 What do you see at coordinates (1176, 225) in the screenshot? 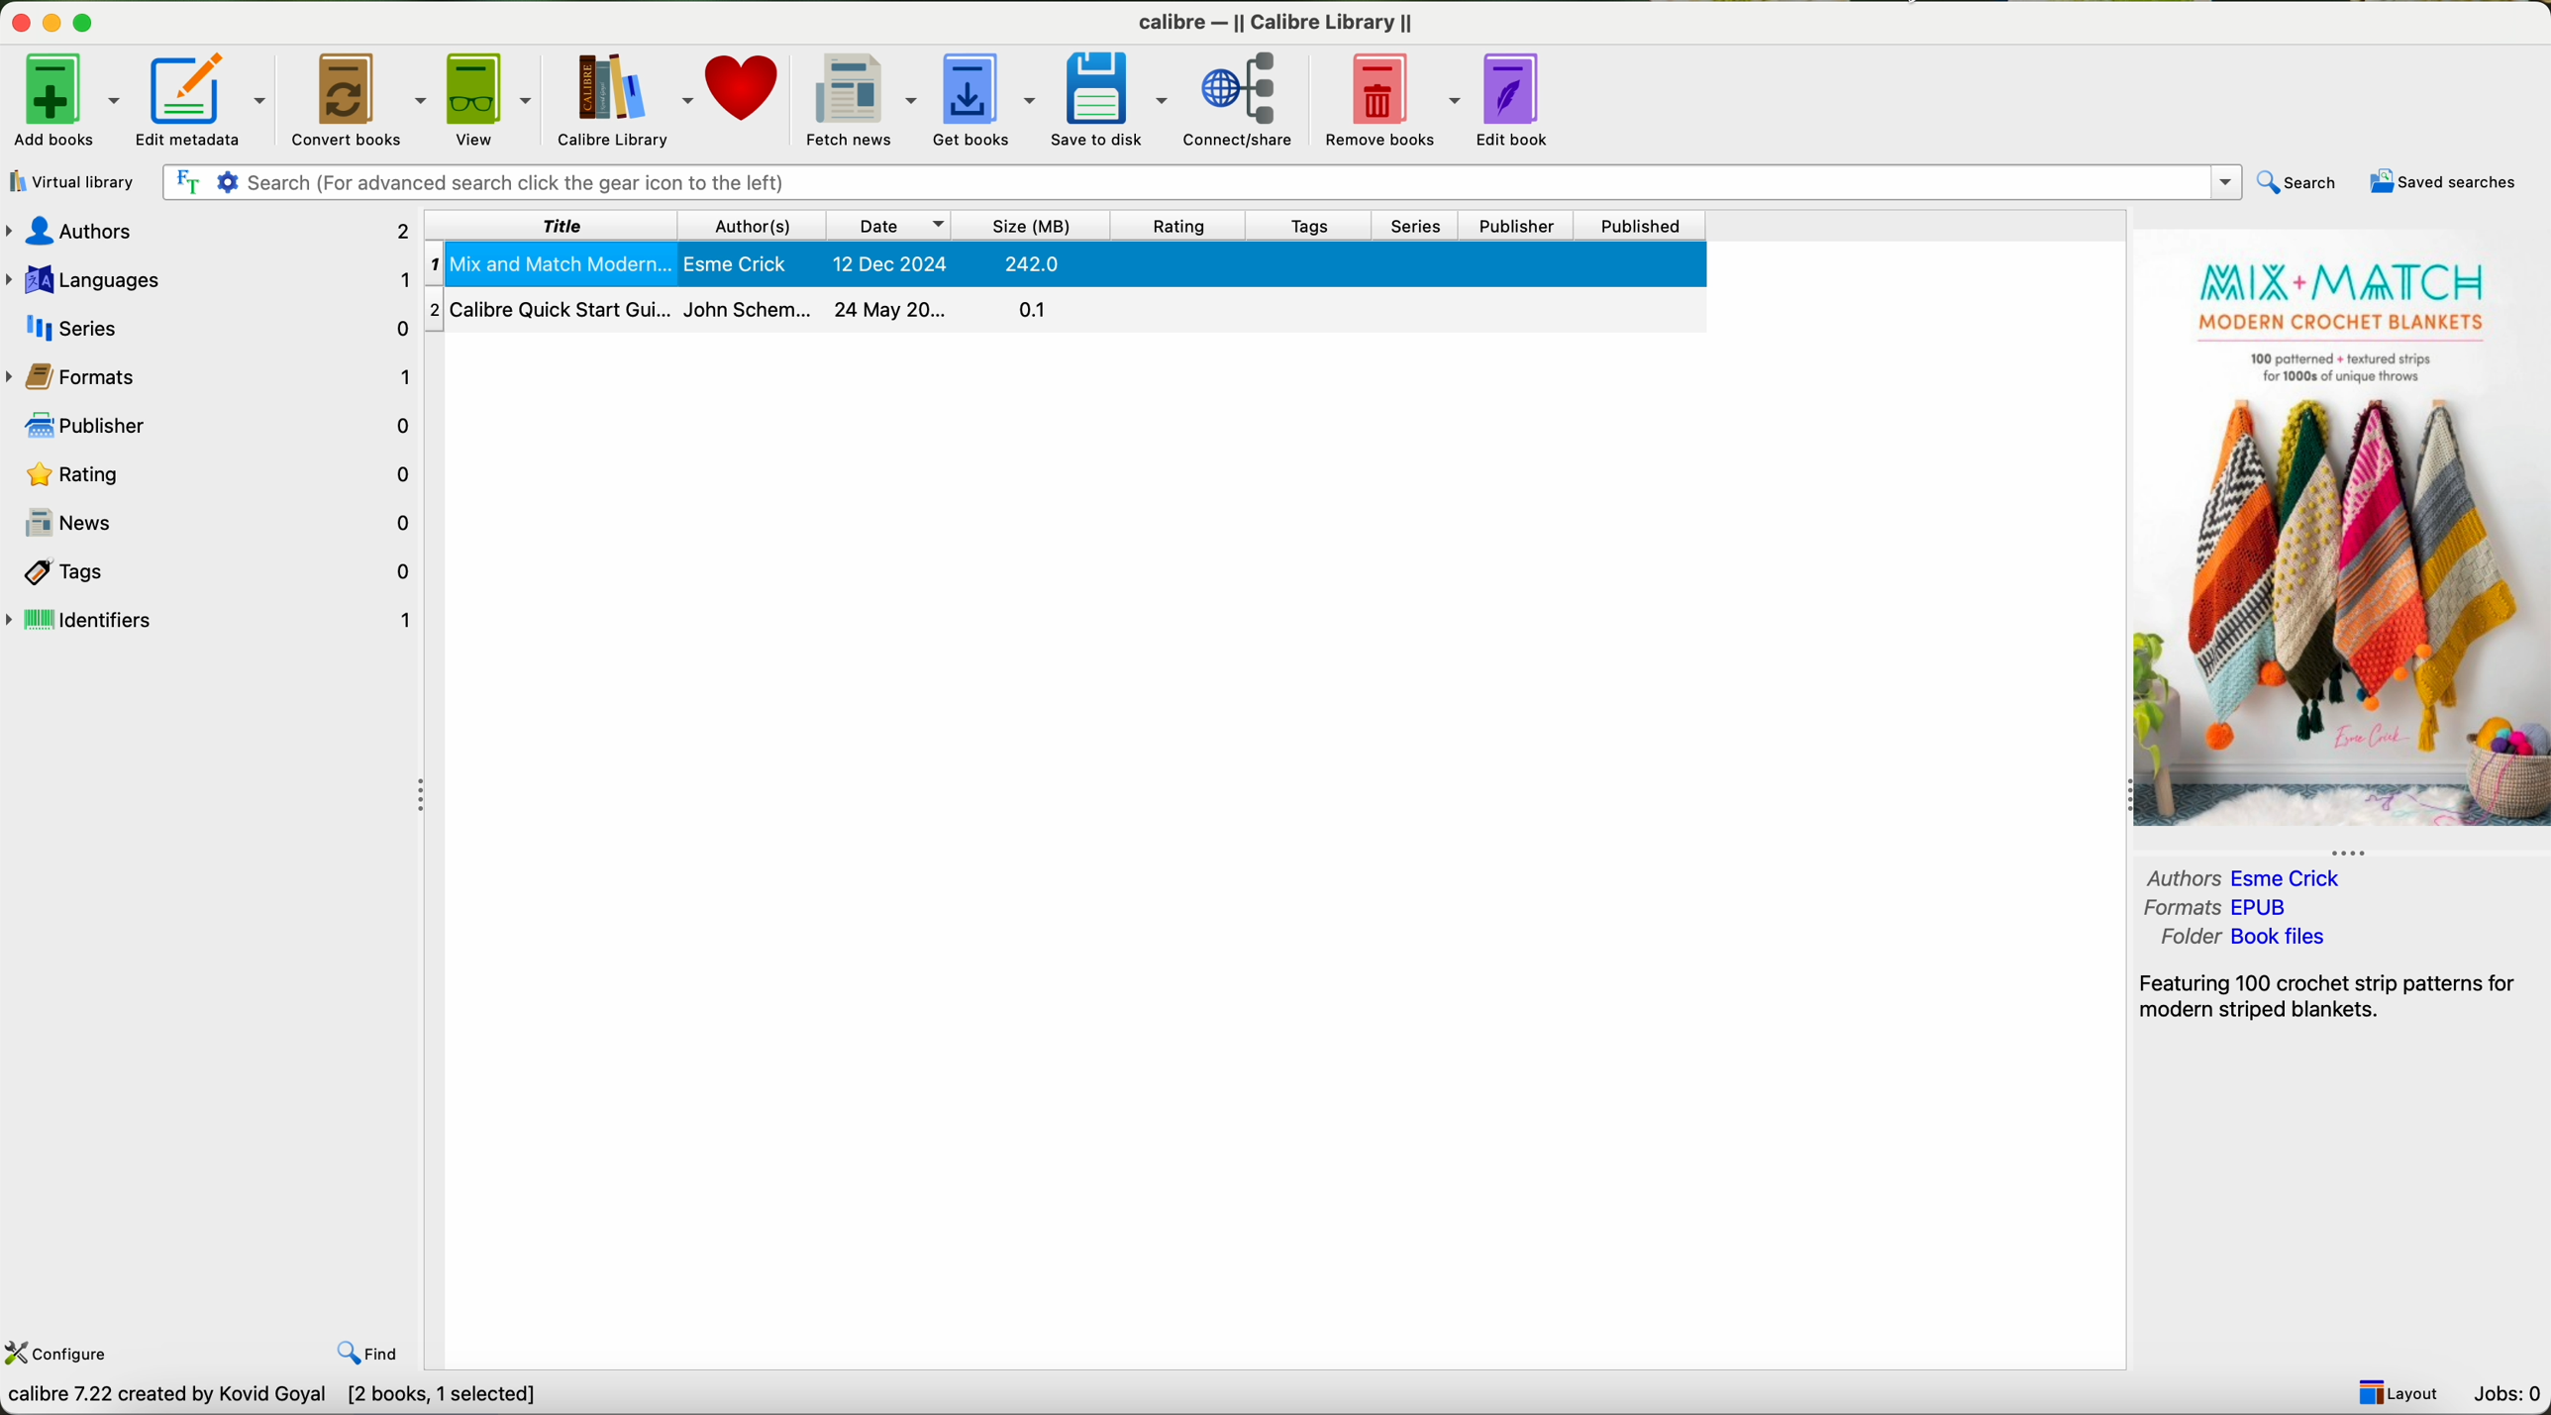
I see `rating` at bounding box center [1176, 225].